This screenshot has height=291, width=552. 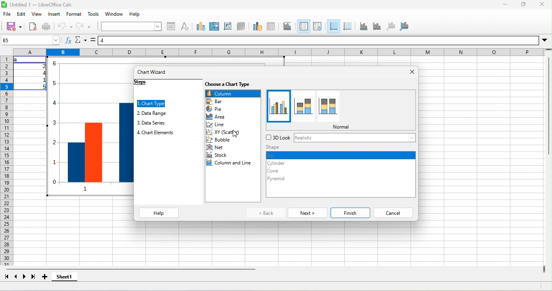 I want to click on undo, so click(x=64, y=27).